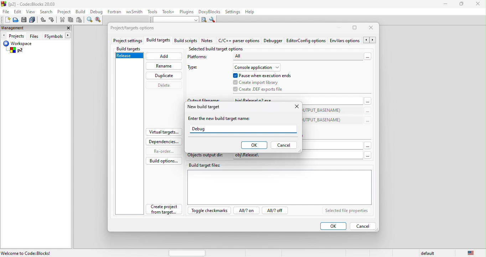  I want to click on project, so click(65, 12).